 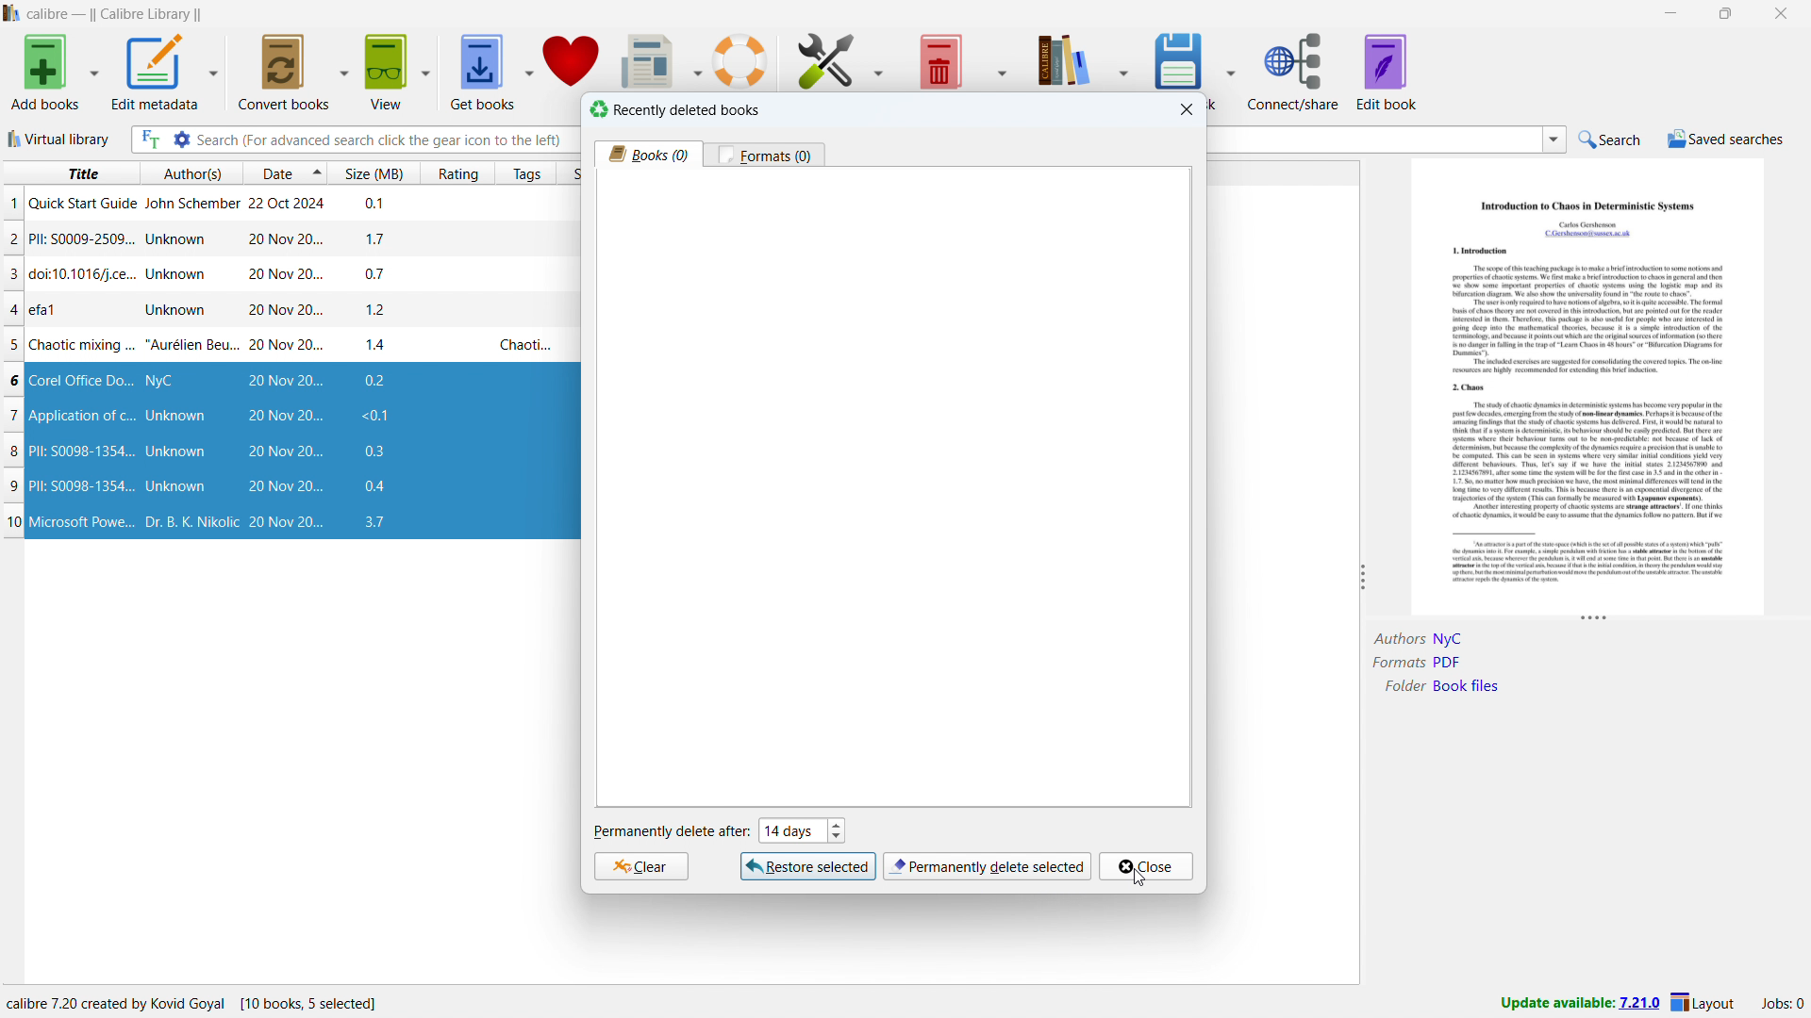 I want to click on advanced search, so click(x=181, y=140).